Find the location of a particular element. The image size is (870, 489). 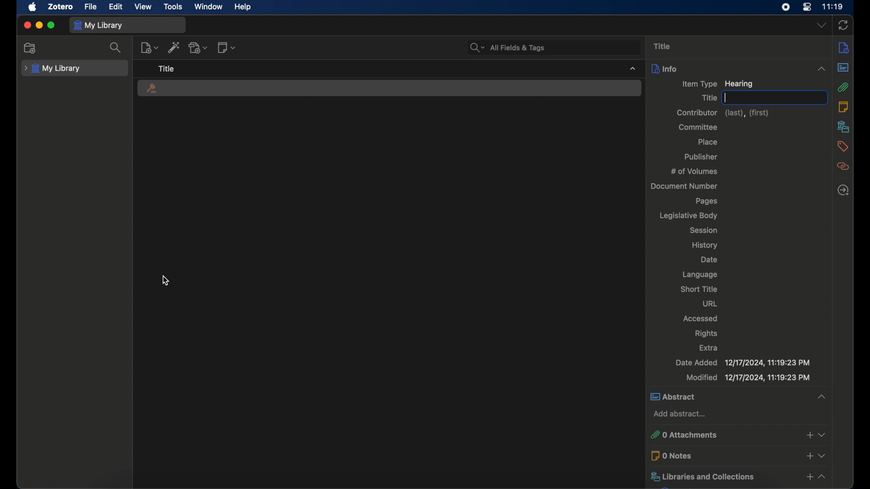

add collection is located at coordinates (30, 48).